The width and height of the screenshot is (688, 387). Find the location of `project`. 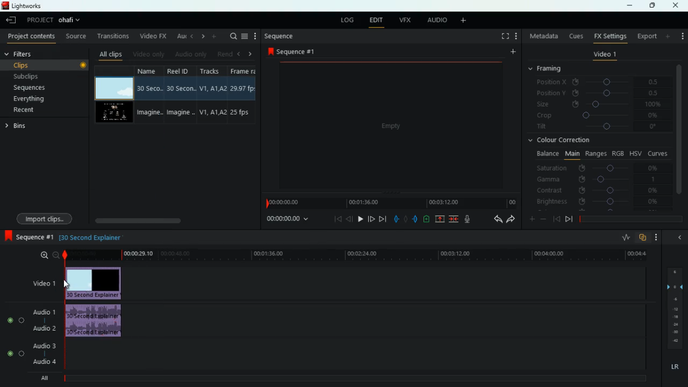

project is located at coordinates (55, 20).